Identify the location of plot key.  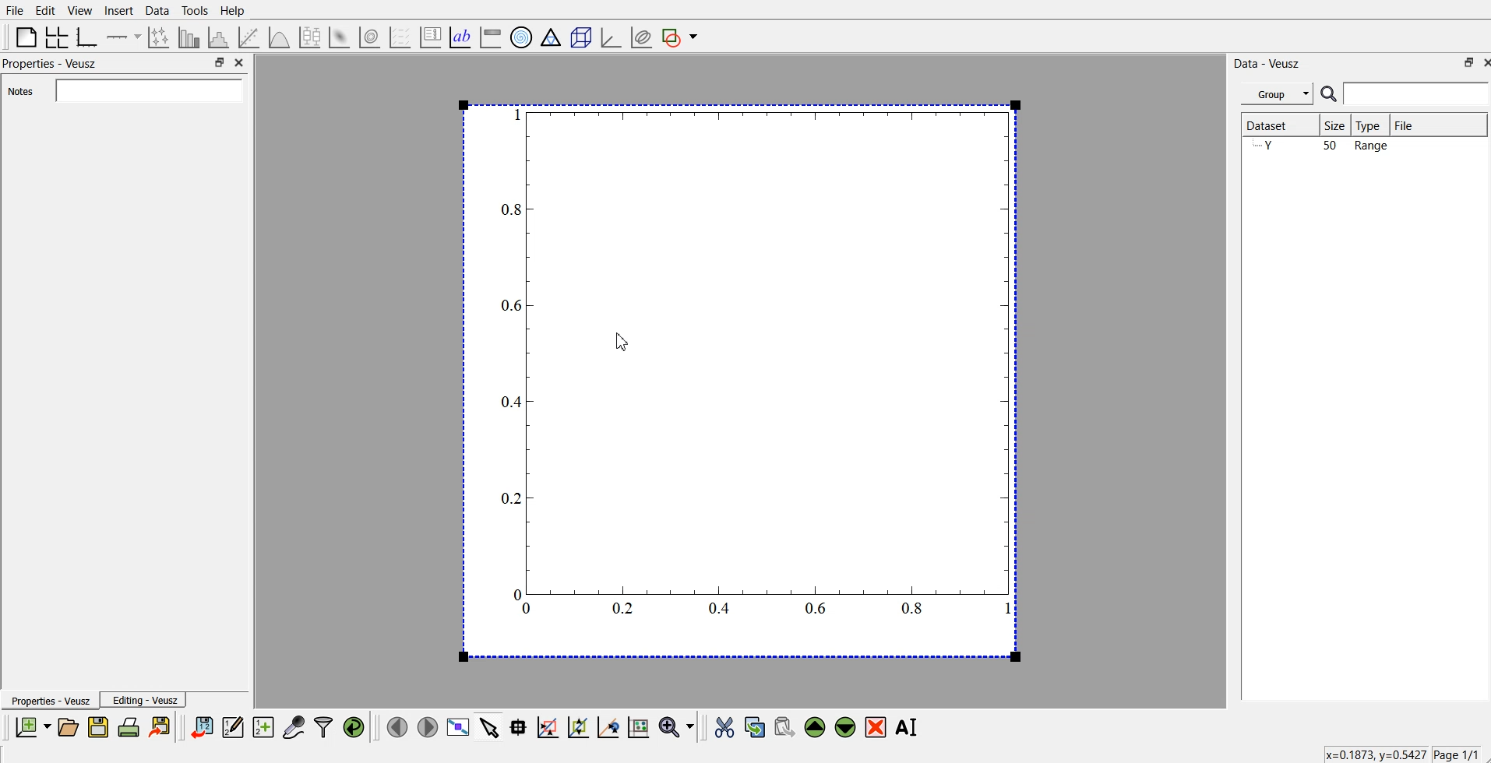
(430, 36).